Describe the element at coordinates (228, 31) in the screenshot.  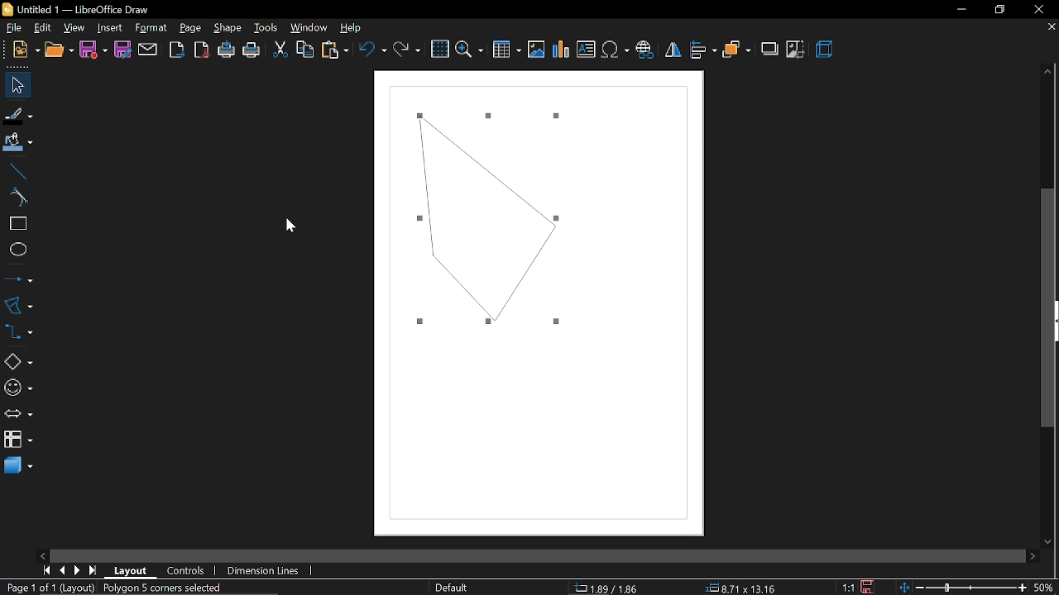
I see `shape` at that location.